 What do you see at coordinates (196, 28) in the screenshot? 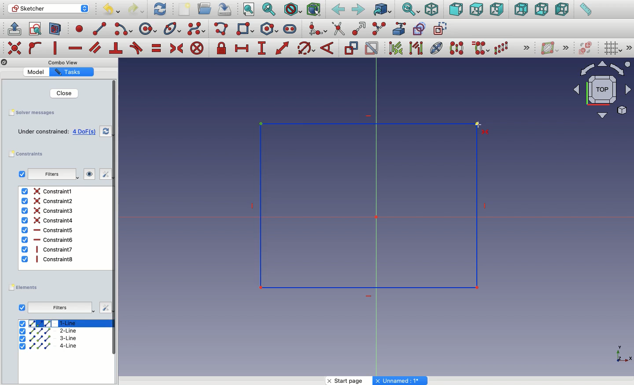
I see `Create B-spline` at bounding box center [196, 28].